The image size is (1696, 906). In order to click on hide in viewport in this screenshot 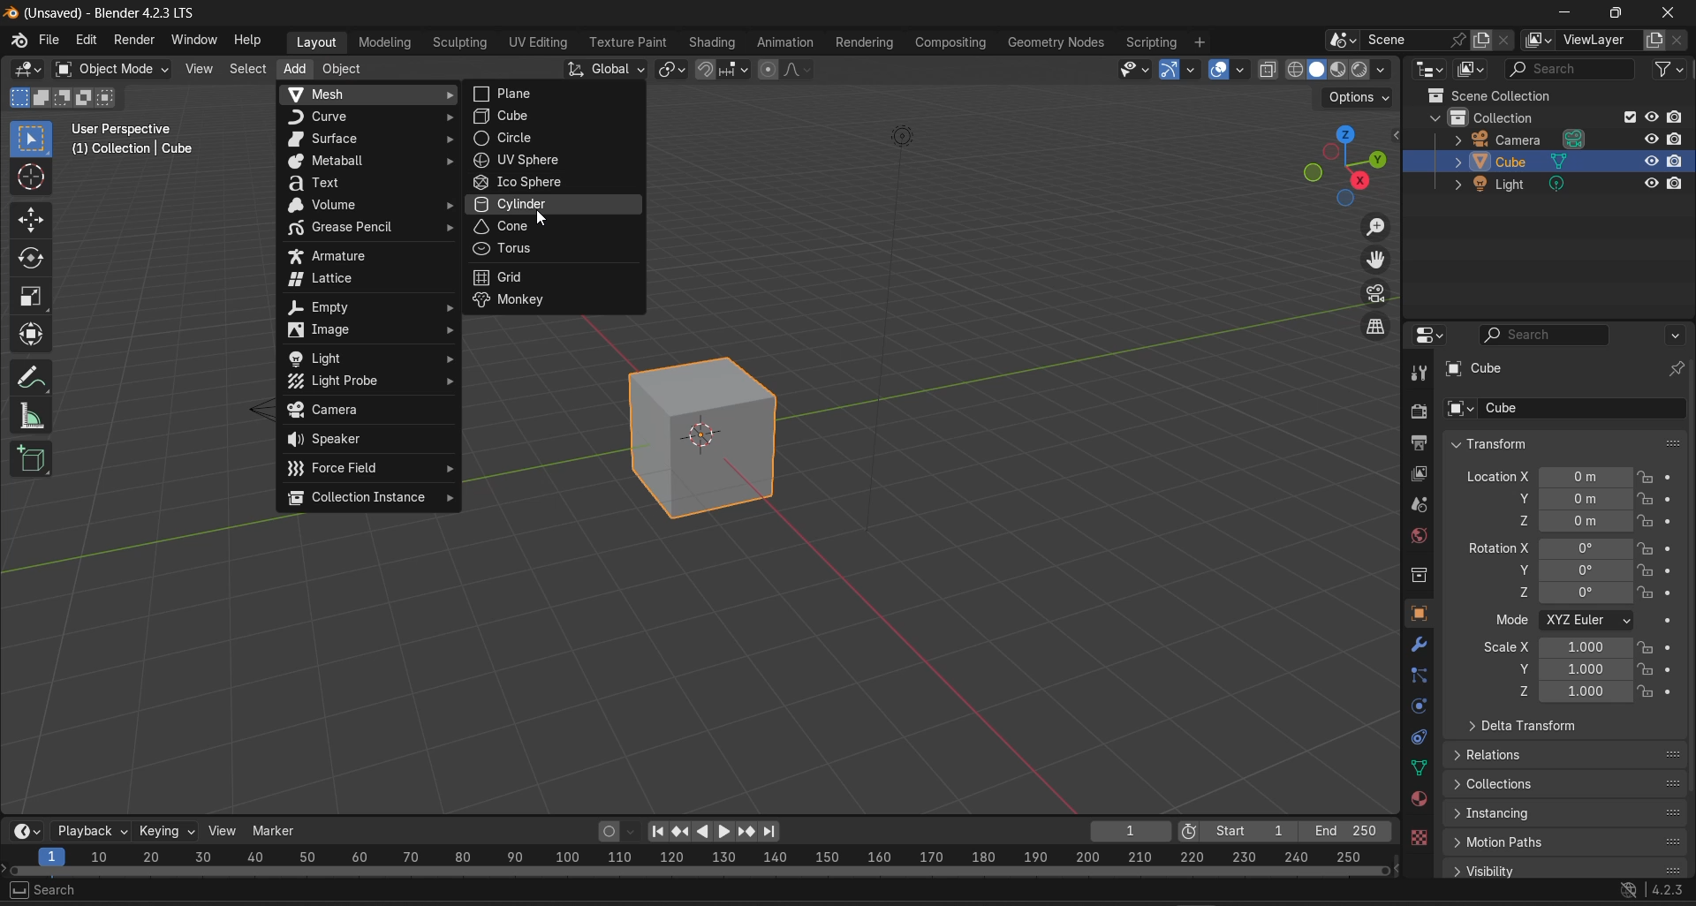, I will do `click(1649, 139)`.